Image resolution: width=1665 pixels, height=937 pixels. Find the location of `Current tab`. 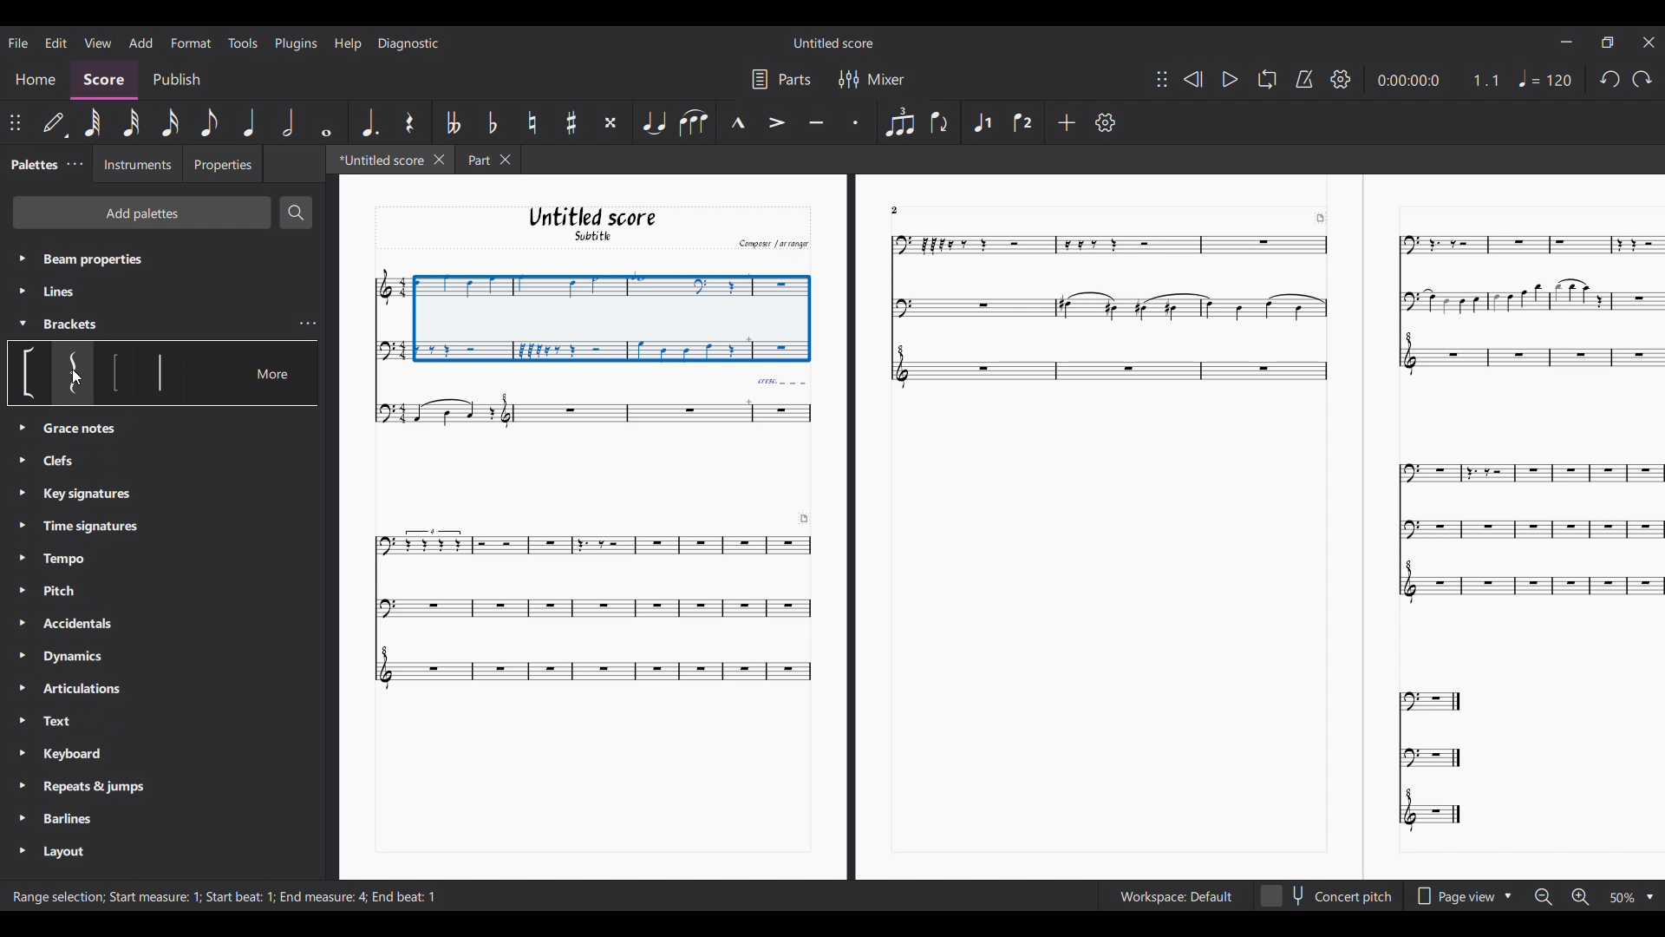

Current tab is located at coordinates (379, 159).